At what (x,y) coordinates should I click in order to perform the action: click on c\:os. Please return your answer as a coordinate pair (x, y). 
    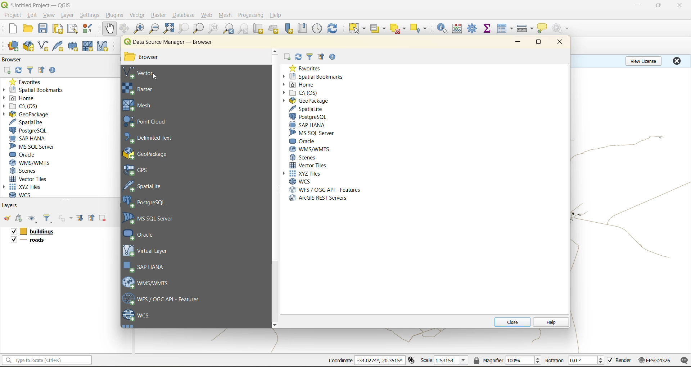
    Looking at the image, I should click on (23, 106).